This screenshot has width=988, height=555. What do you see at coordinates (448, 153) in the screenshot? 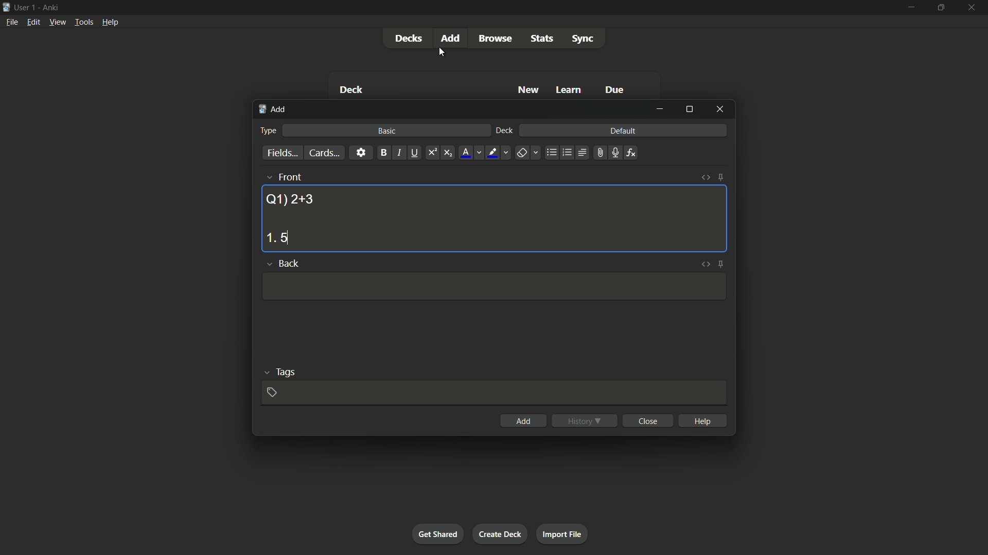
I see `subscript` at bounding box center [448, 153].